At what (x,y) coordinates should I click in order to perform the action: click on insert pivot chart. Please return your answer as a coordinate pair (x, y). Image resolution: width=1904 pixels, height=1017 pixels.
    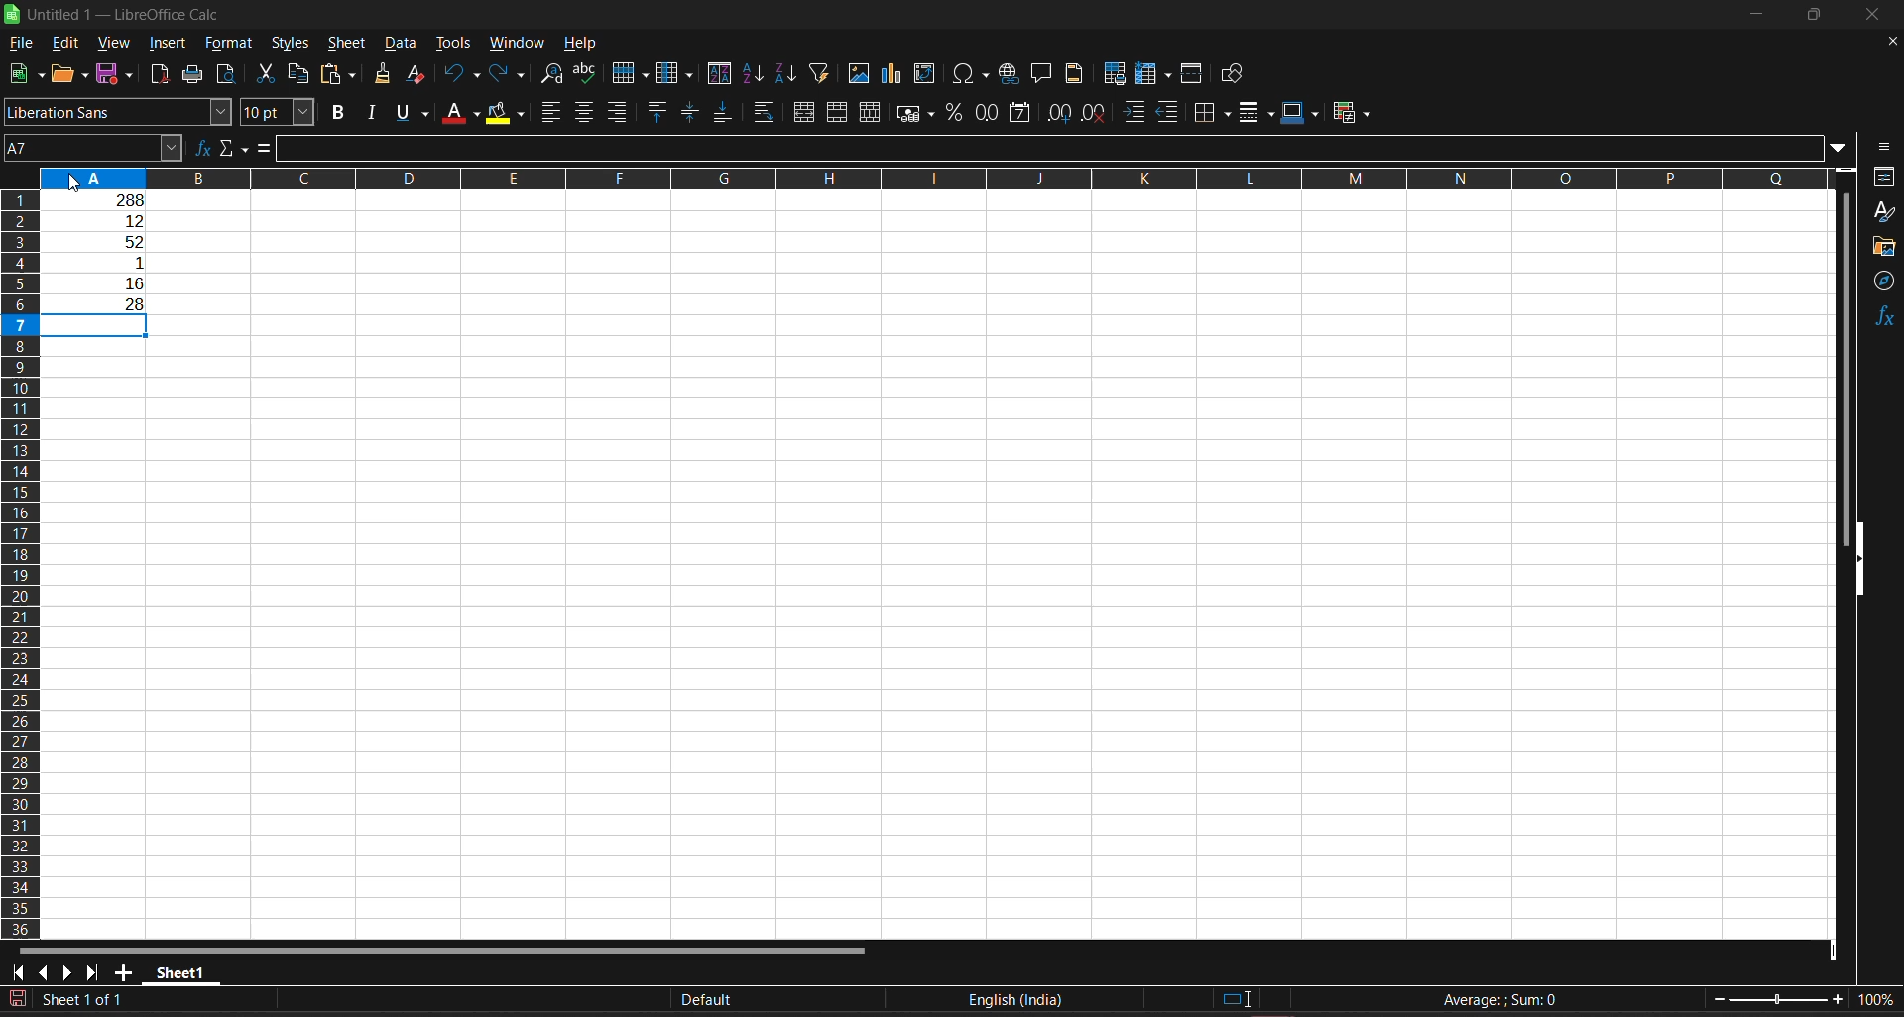
    Looking at the image, I should click on (892, 75).